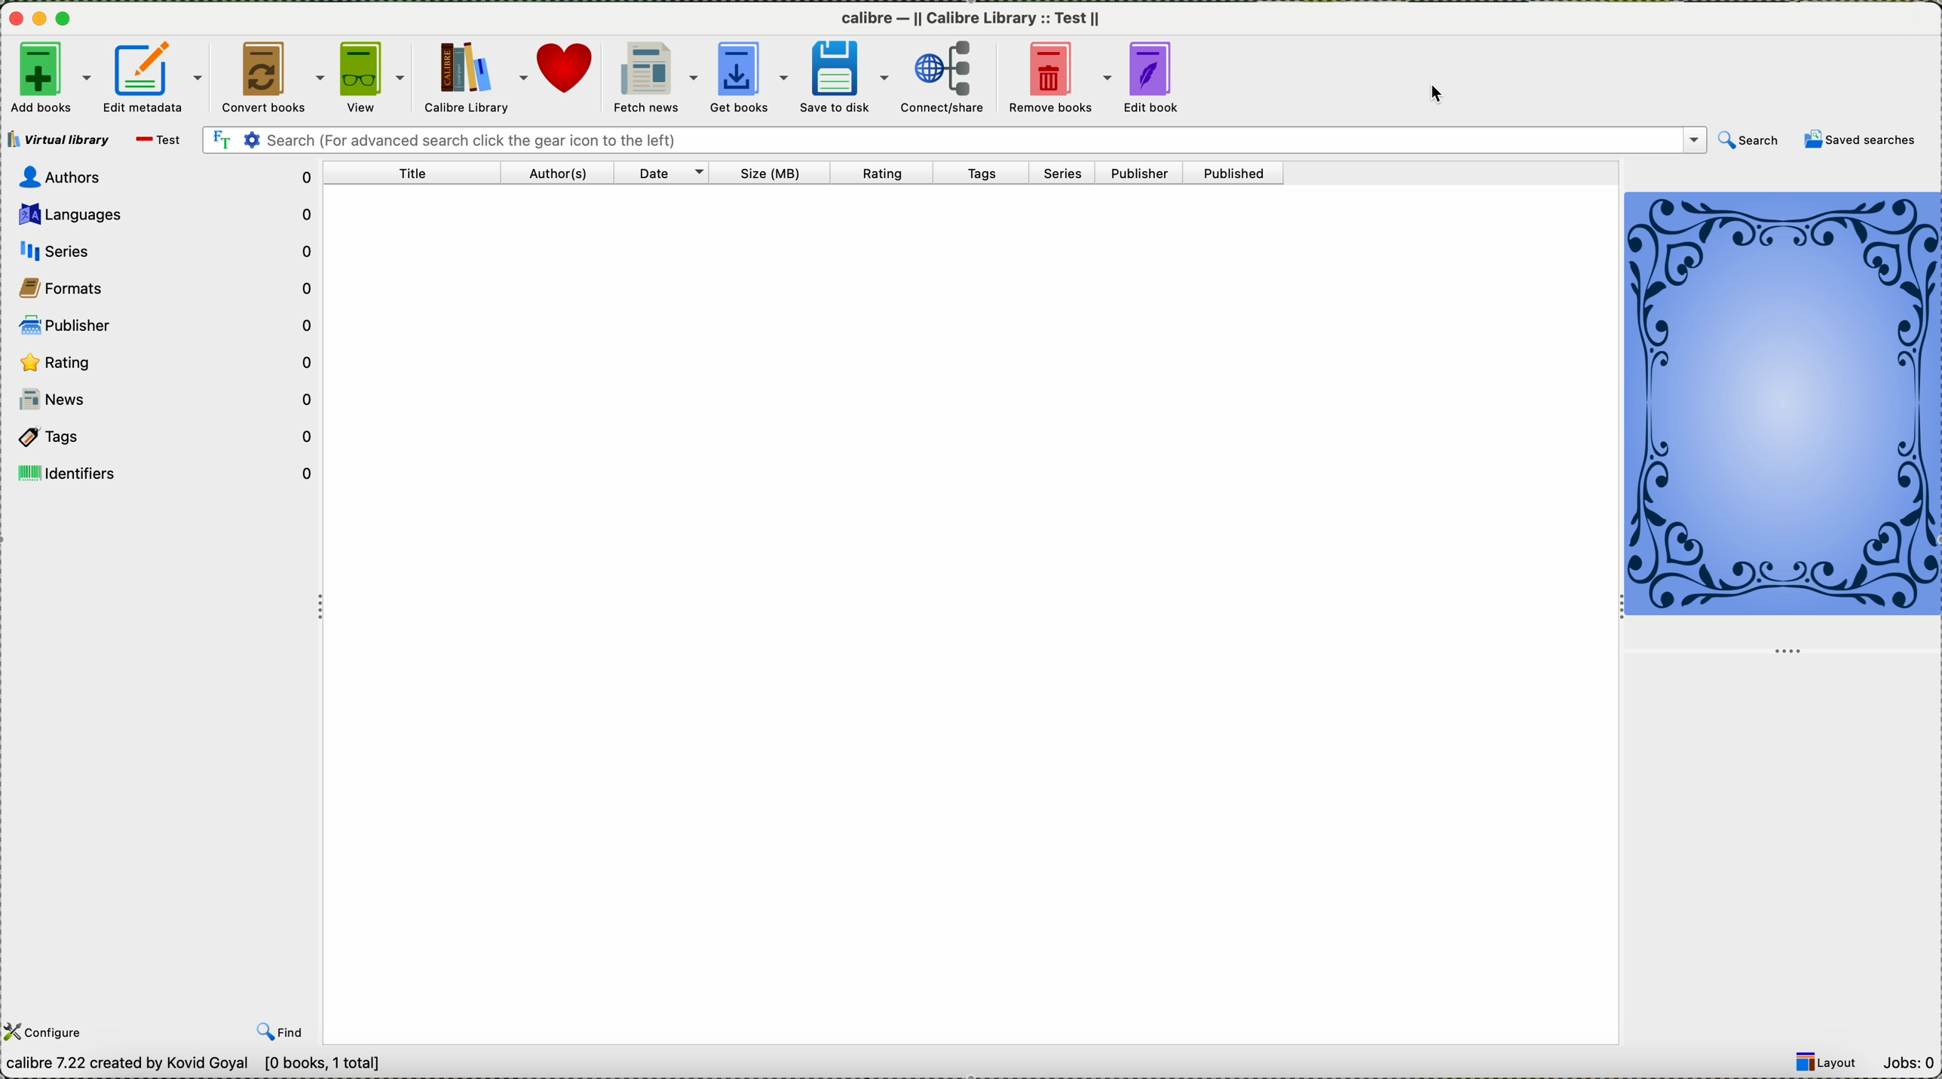  What do you see at coordinates (571, 78) in the screenshot?
I see `donate` at bounding box center [571, 78].